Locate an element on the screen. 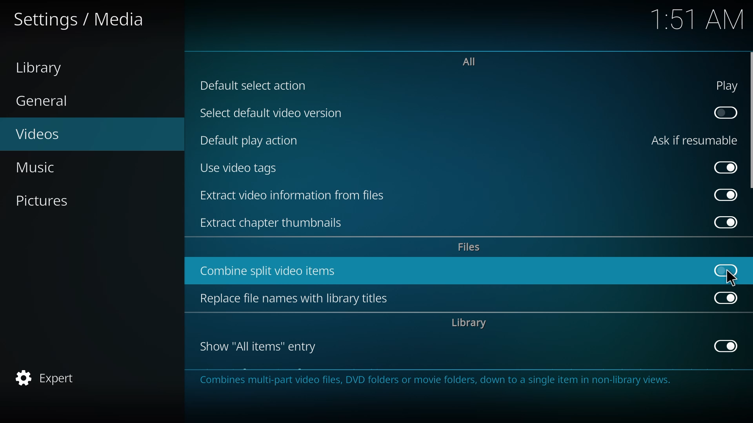  pictures is located at coordinates (47, 202).